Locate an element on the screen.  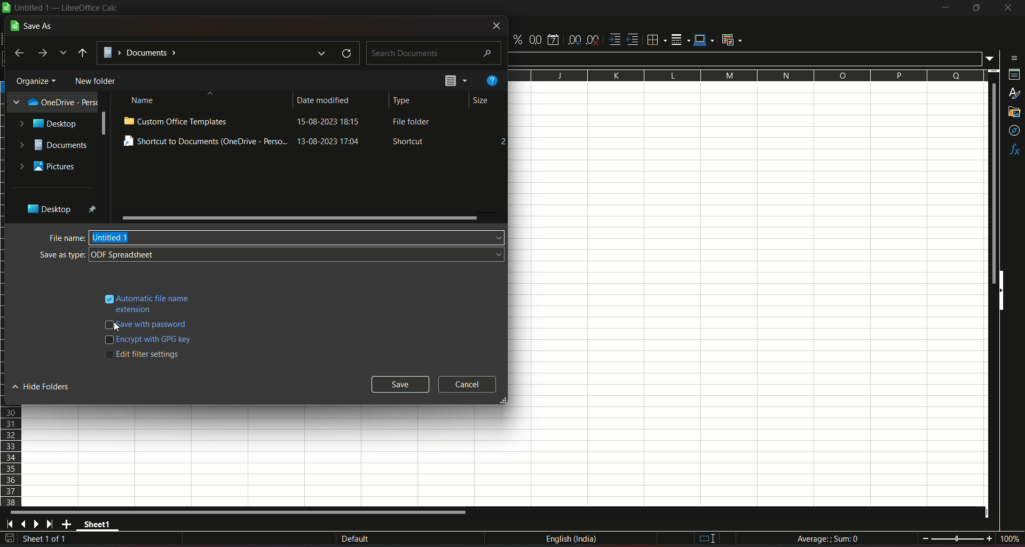
decrease indent is located at coordinates (633, 40).